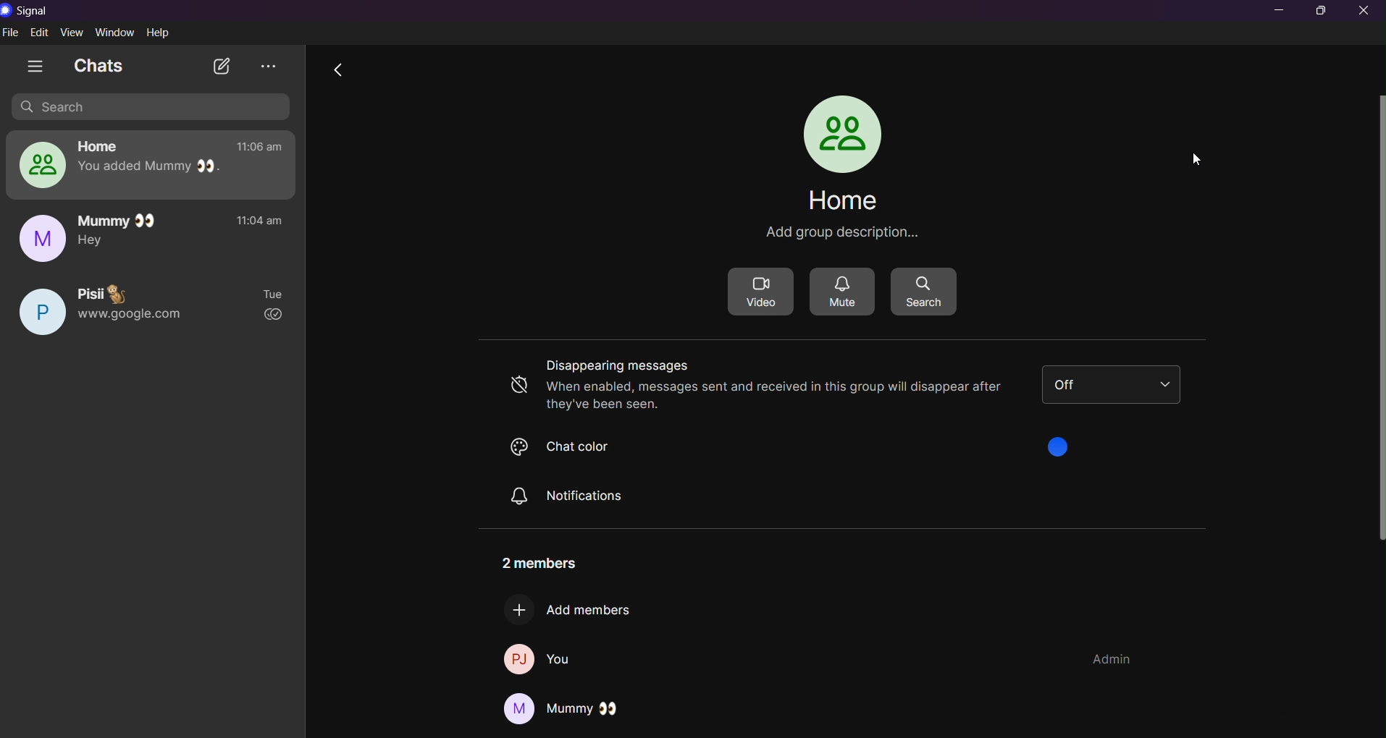 The image size is (1386, 738). Describe the element at coordinates (569, 657) in the screenshot. I see `you` at that location.